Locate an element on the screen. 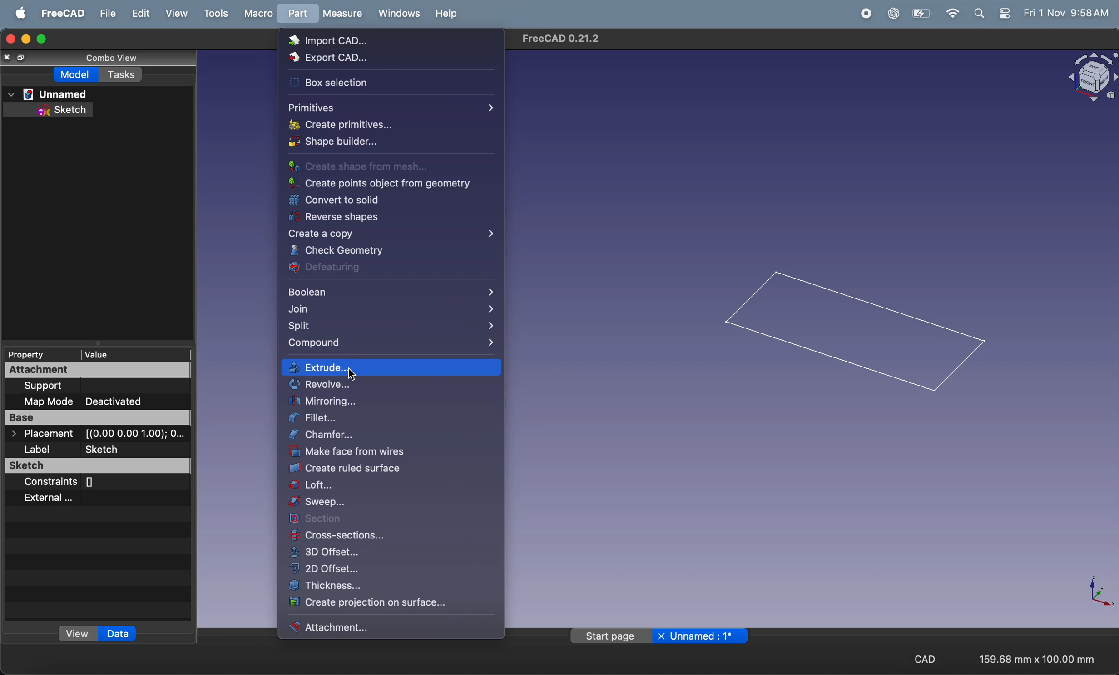  view is located at coordinates (77, 633).